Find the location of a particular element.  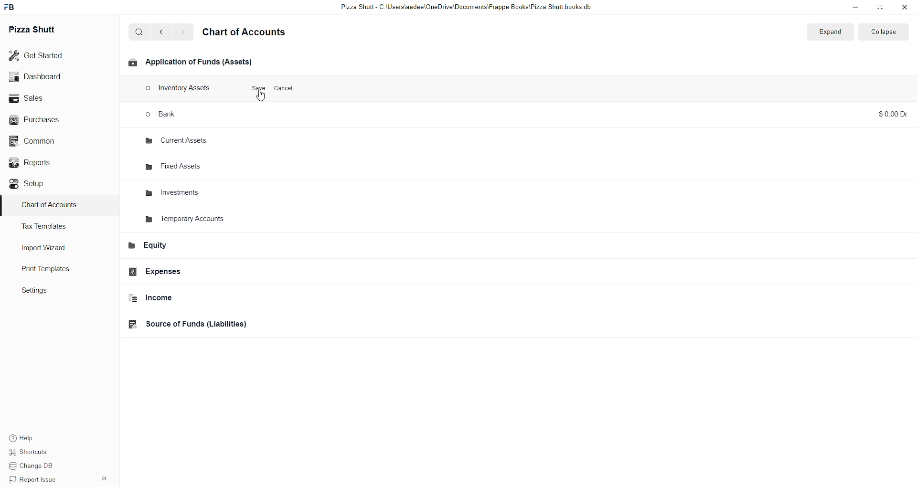

go forward  is located at coordinates (182, 33).